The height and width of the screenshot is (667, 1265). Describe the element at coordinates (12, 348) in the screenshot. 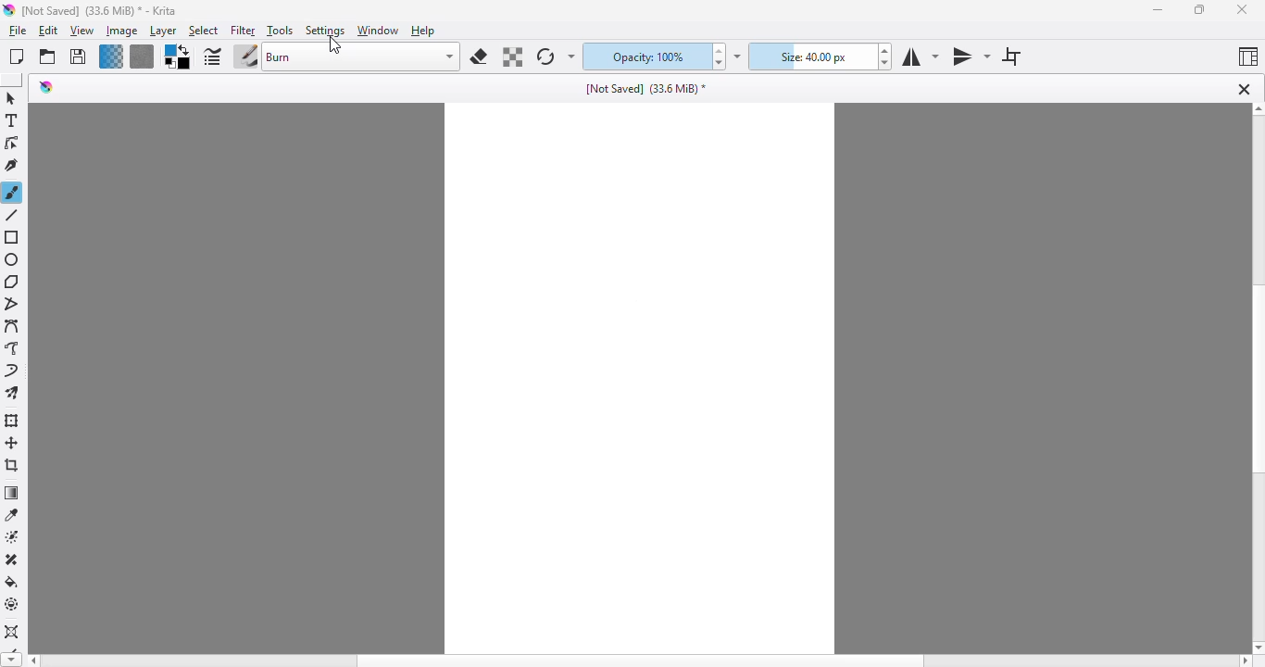

I see `freehand path tool` at that location.